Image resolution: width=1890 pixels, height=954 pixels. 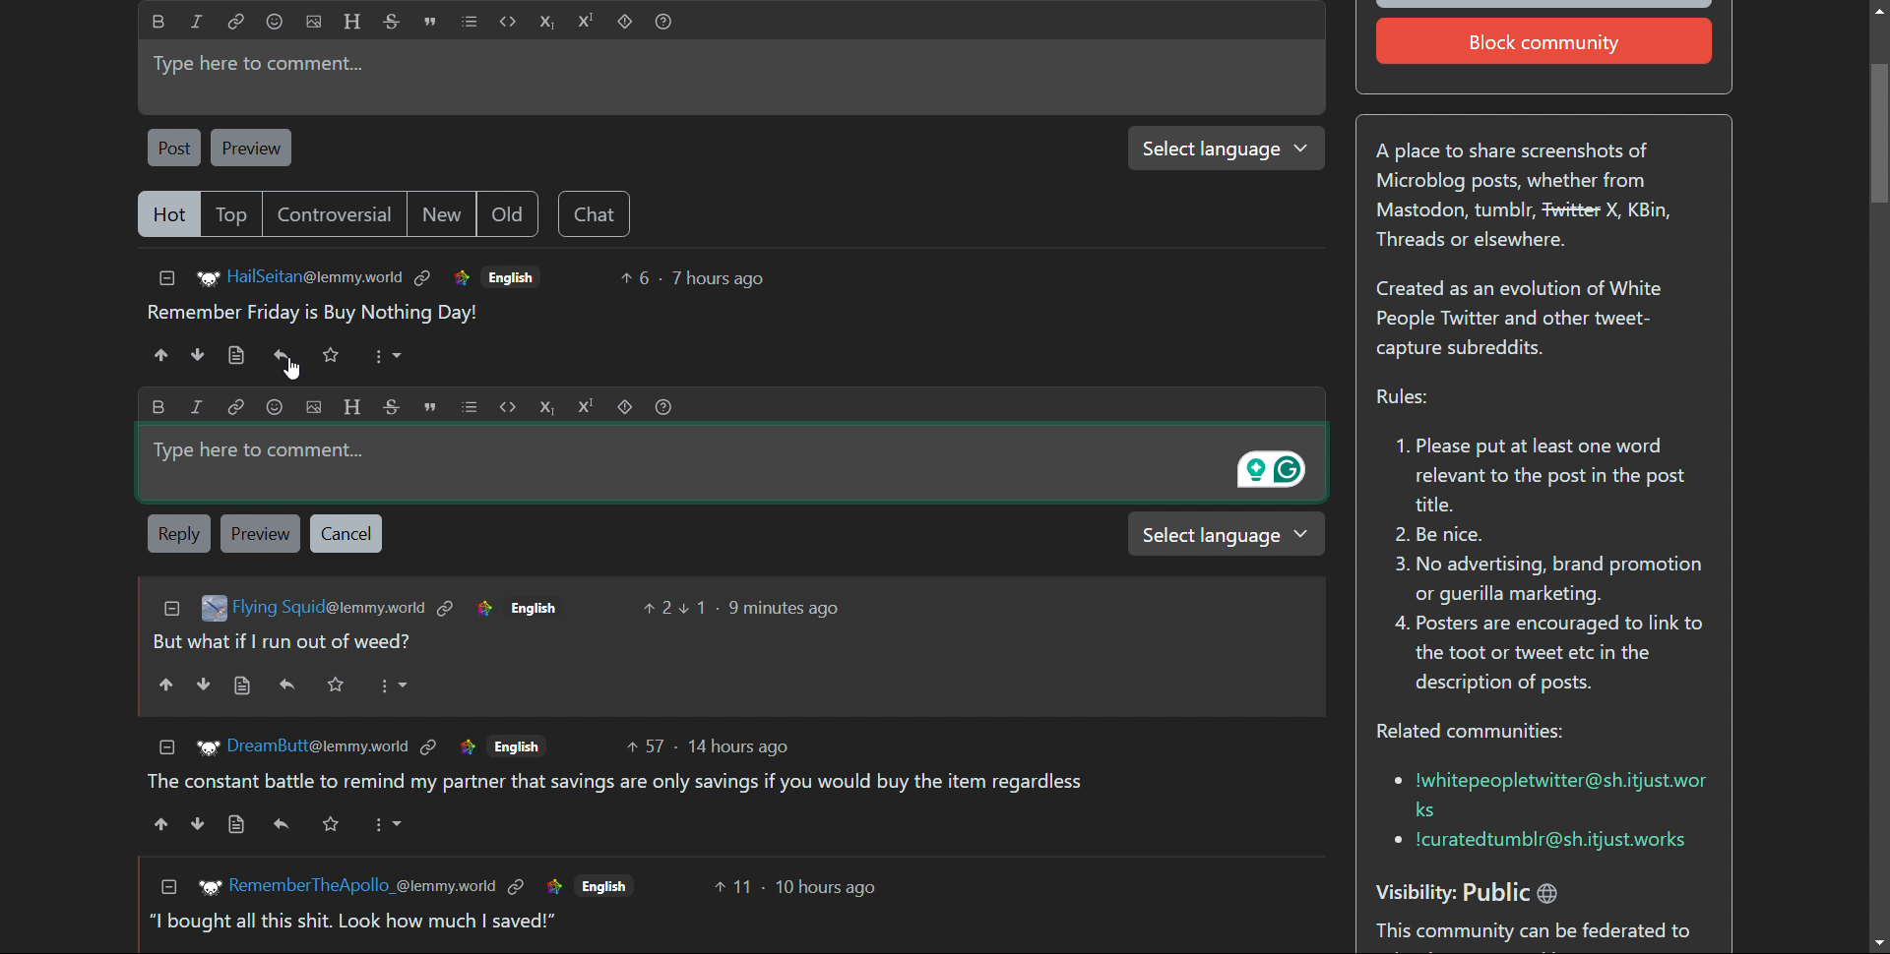 What do you see at coordinates (734, 784) in the screenshot?
I see `comment` at bounding box center [734, 784].